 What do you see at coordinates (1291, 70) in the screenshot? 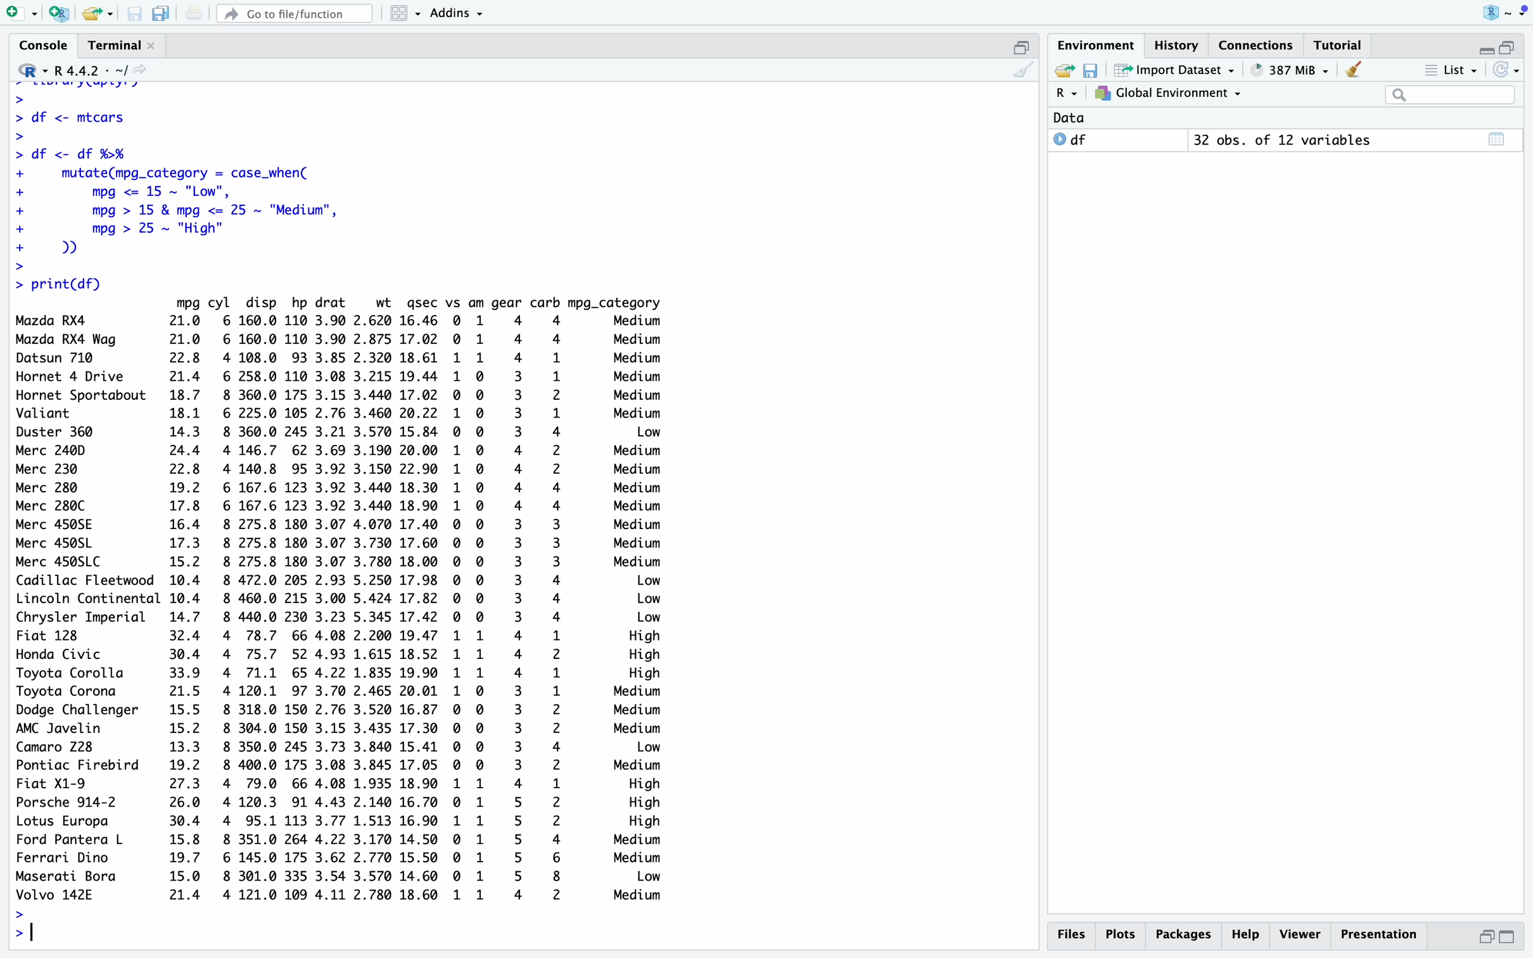
I see `396MiB` at bounding box center [1291, 70].